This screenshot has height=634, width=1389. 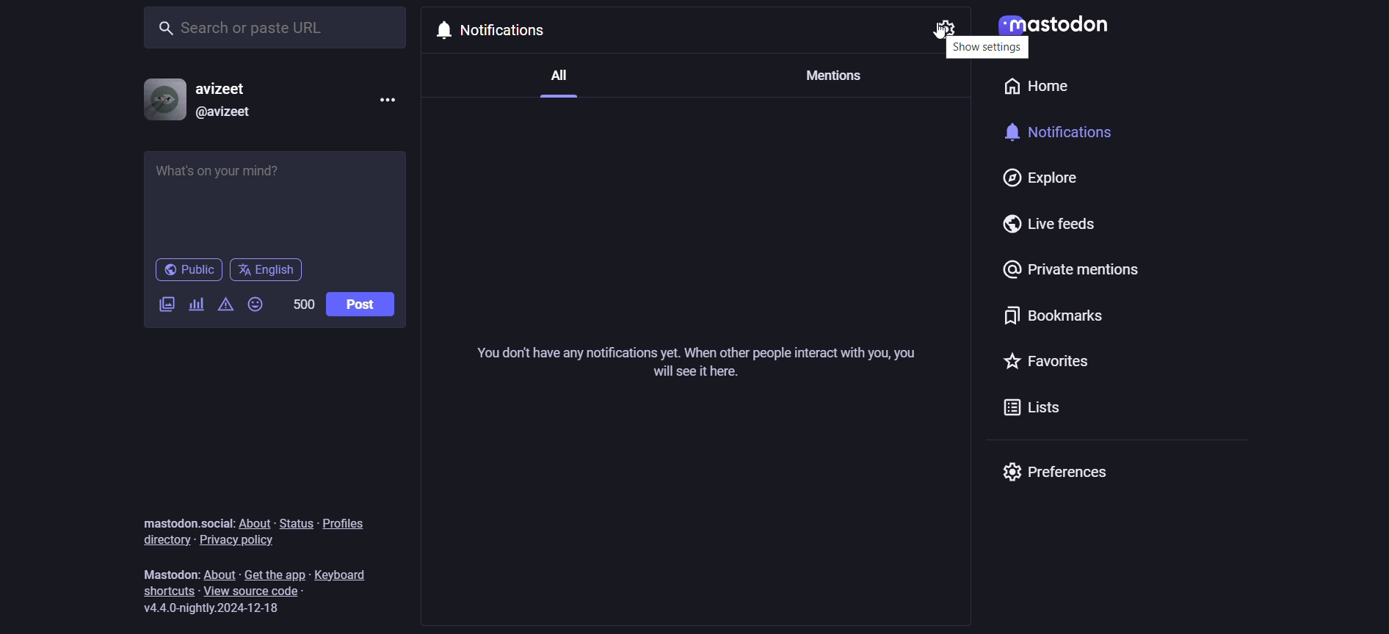 I want to click on preferences, so click(x=1054, y=473).